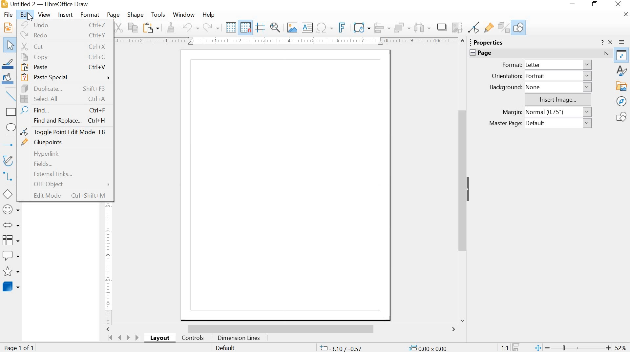 This screenshot has height=352, width=630. What do you see at coordinates (574, 5) in the screenshot?
I see `minimize` at bounding box center [574, 5].